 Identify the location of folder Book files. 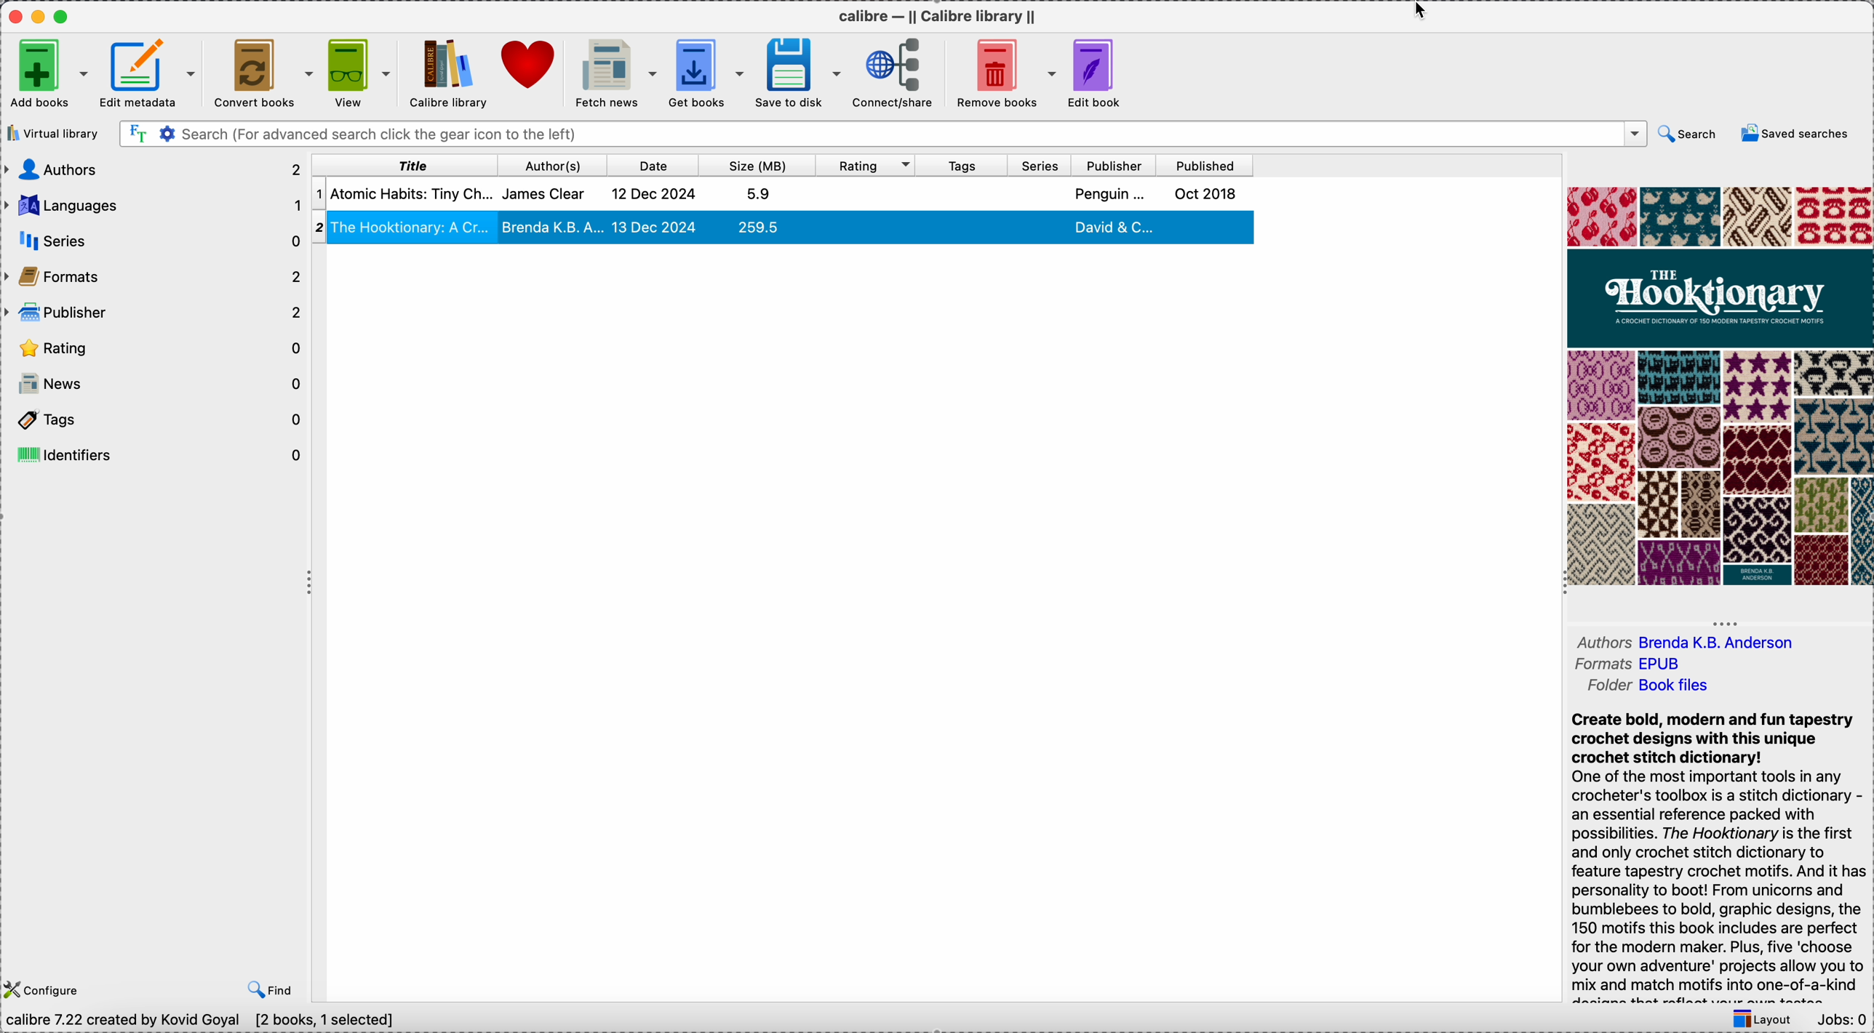
(1655, 686).